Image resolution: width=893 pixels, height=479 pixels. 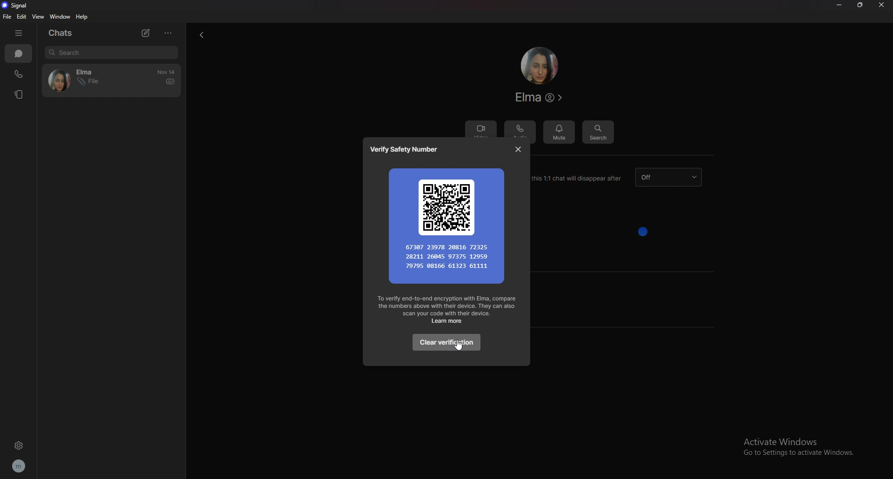 What do you see at coordinates (540, 98) in the screenshot?
I see `contact name` at bounding box center [540, 98].